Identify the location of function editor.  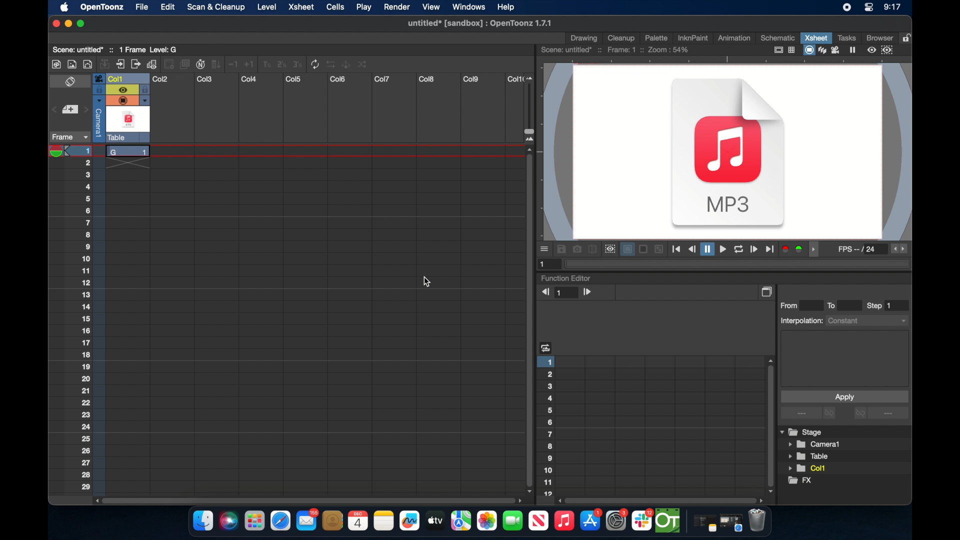
(566, 277).